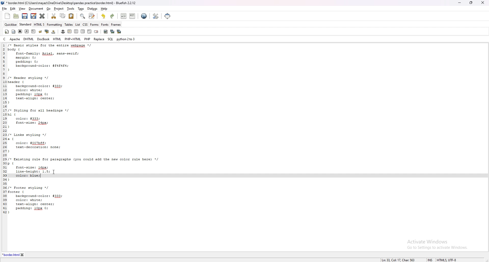 This screenshot has height=262, width=489. What do you see at coordinates (7, 32) in the screenshot?
I see `quickstart` at bounding box center [7, 32].